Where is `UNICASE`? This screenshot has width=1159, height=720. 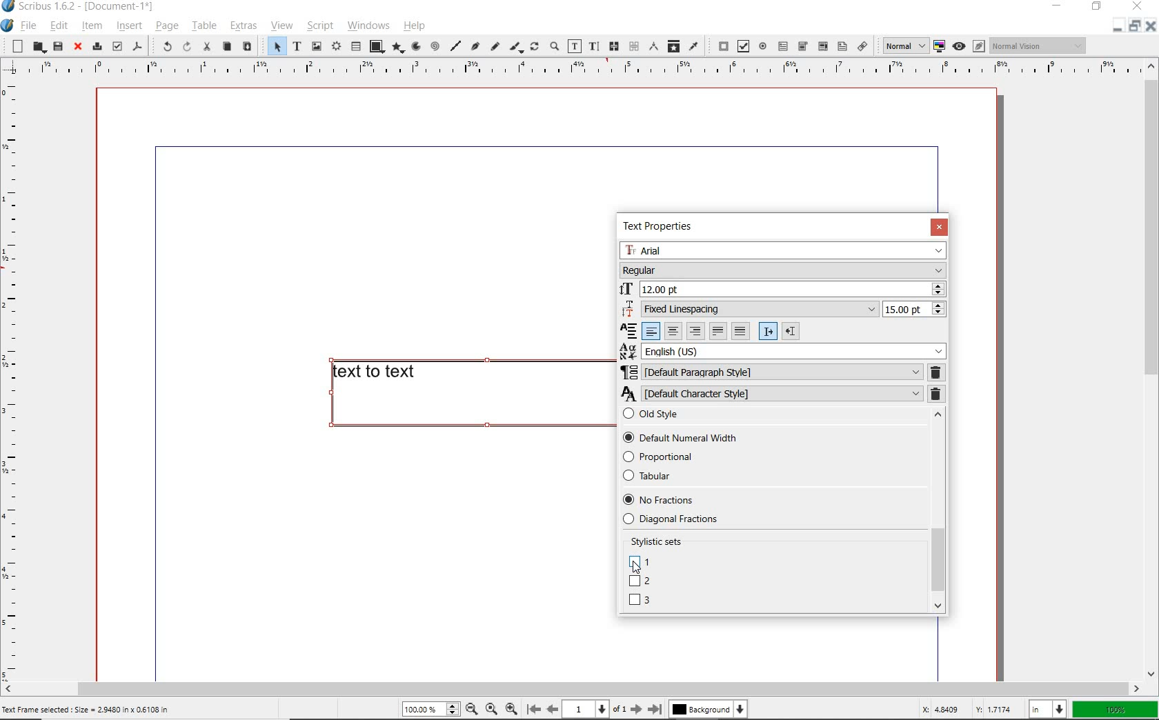
UNICASE is located at coordinates (639, 561).